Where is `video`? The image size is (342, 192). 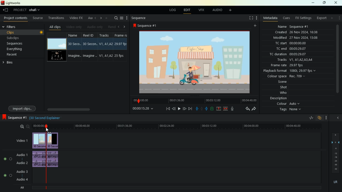 video is located at coordinates (56, 56).